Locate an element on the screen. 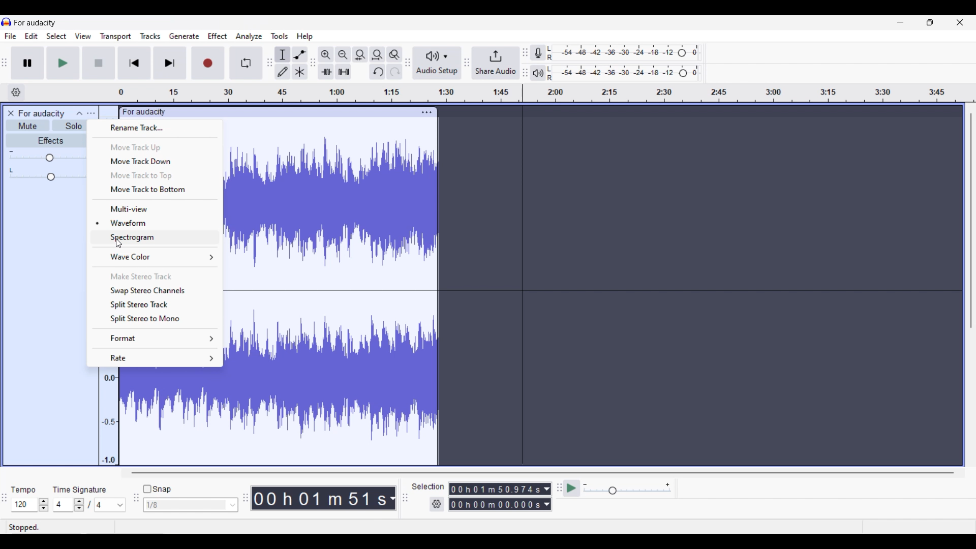 The height and width of the screenshot is (549, 976). Pause is located at coordinates (28, 63).